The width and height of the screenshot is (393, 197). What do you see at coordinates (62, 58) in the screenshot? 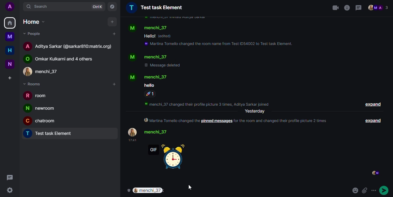
I see `contact` at bounding box center [62, 58].